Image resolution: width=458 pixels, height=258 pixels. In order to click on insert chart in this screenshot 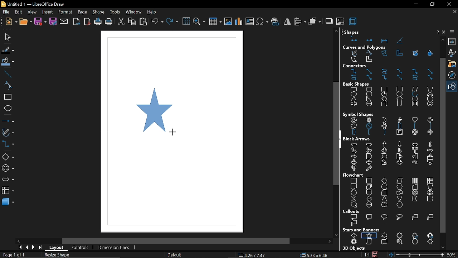, I will do `click(239, 21)`.